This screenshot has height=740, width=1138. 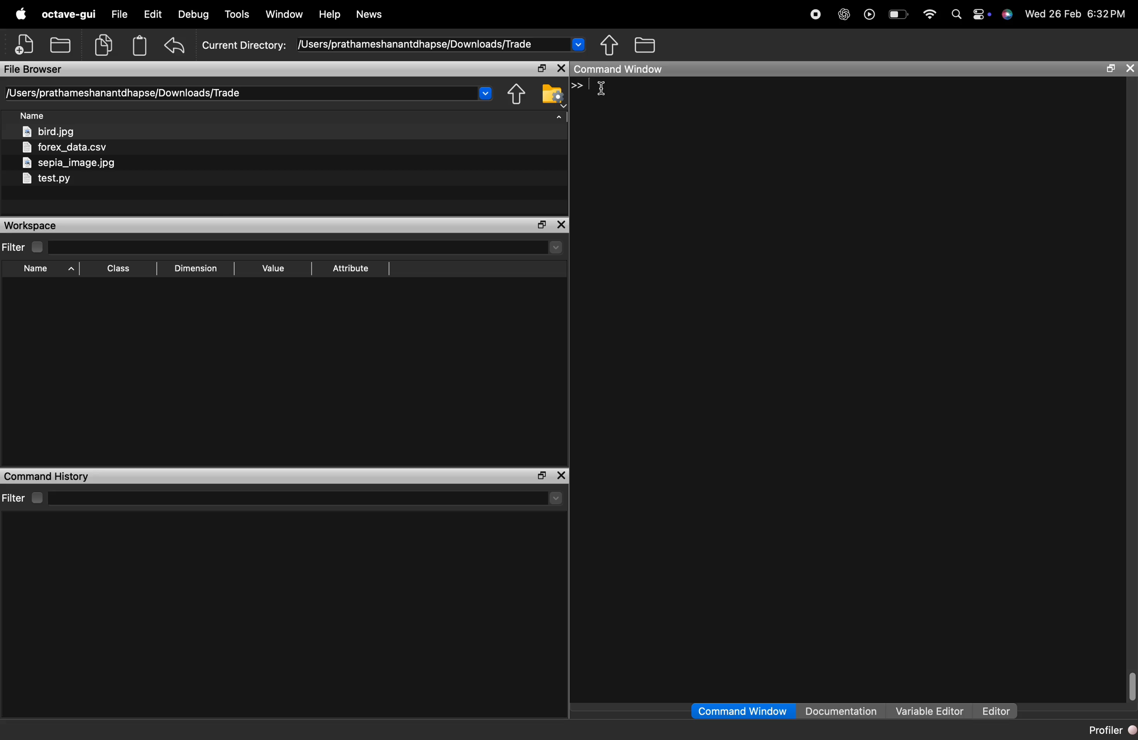 What do you see at coordinates (1130, 684) in the screenshot?
I see `vertical scrollbar` at bounding box center [1130, 684].